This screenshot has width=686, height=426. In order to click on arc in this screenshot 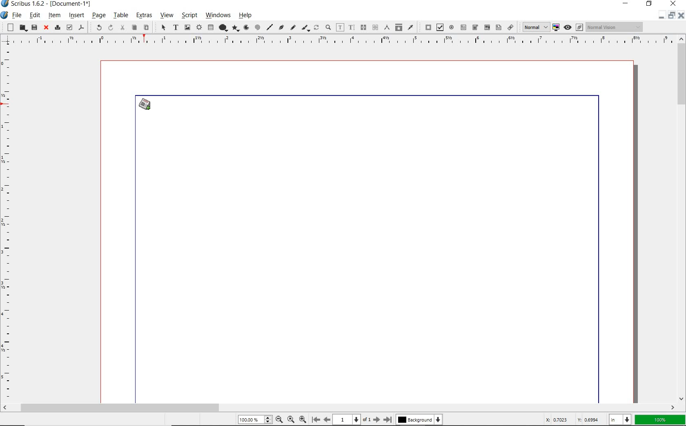, I will do `click(248, 27)`.